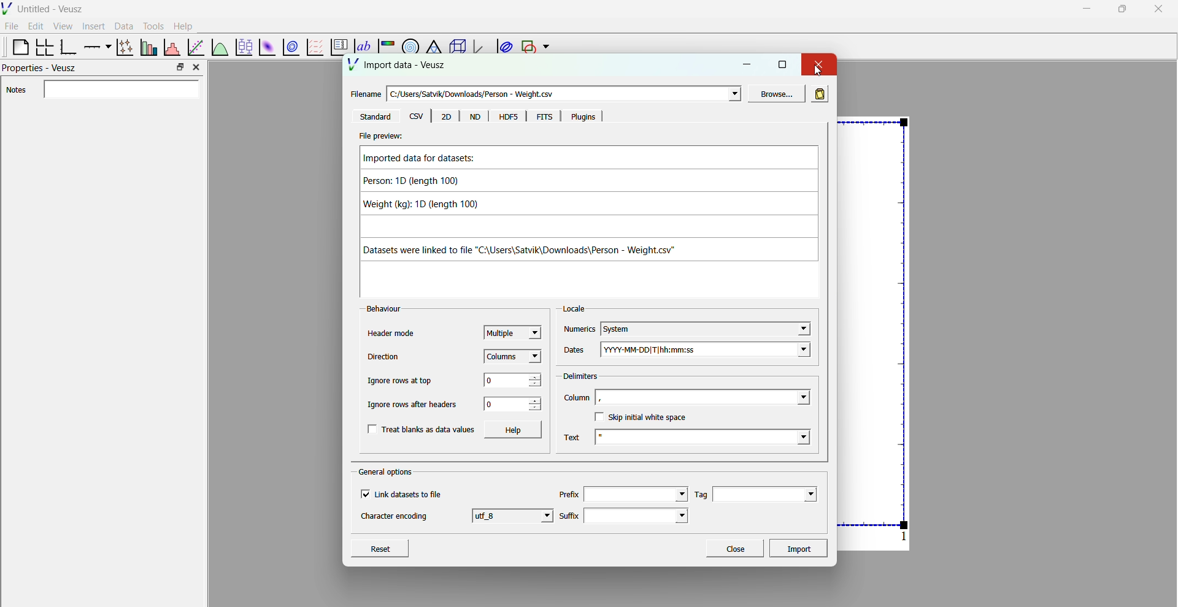 This screenshot has height=607, width=1178. What do you see at coordinates (265, 47) in the screenshot?
I see `plot 2d dataset as an image` at bounding box center [265, 47].